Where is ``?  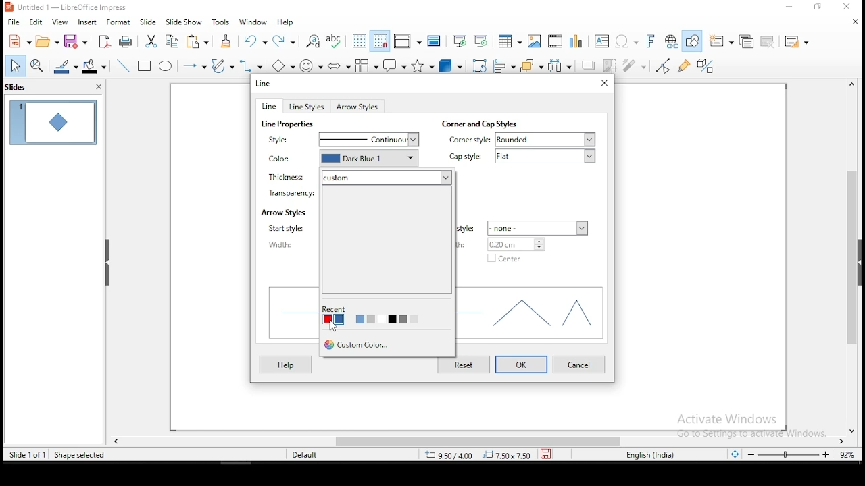  is located at coordinates (627, 42).